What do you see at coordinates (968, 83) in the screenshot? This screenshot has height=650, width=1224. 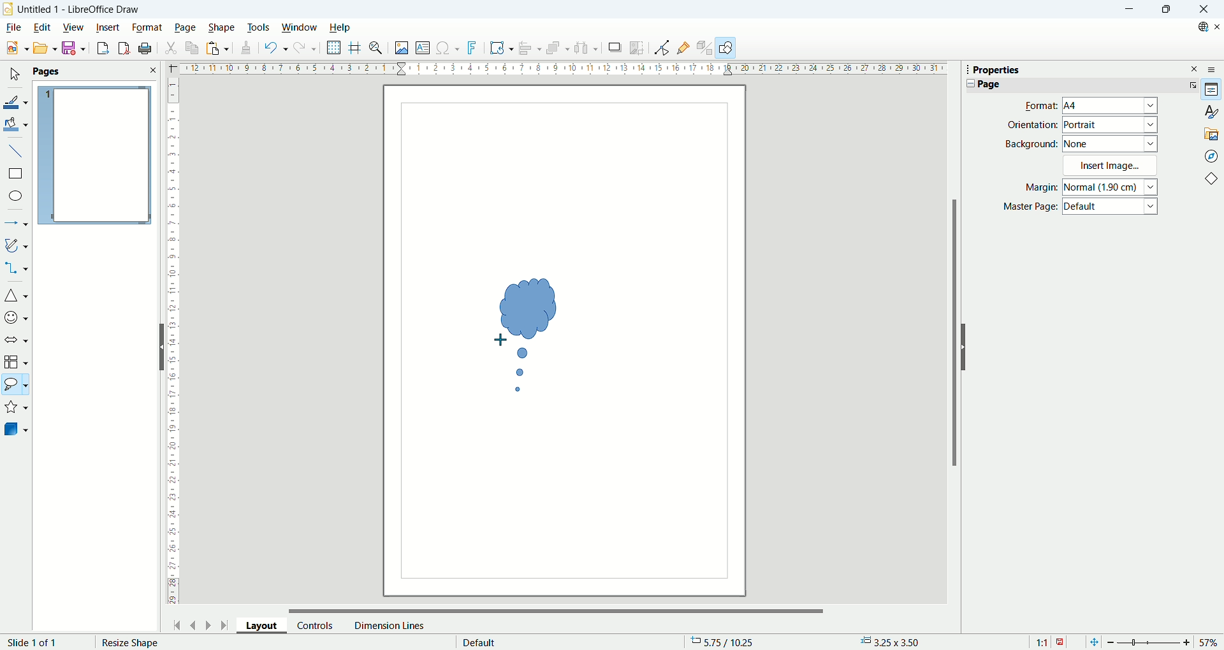 I see `Collapse` at bounding box center [968, 83].